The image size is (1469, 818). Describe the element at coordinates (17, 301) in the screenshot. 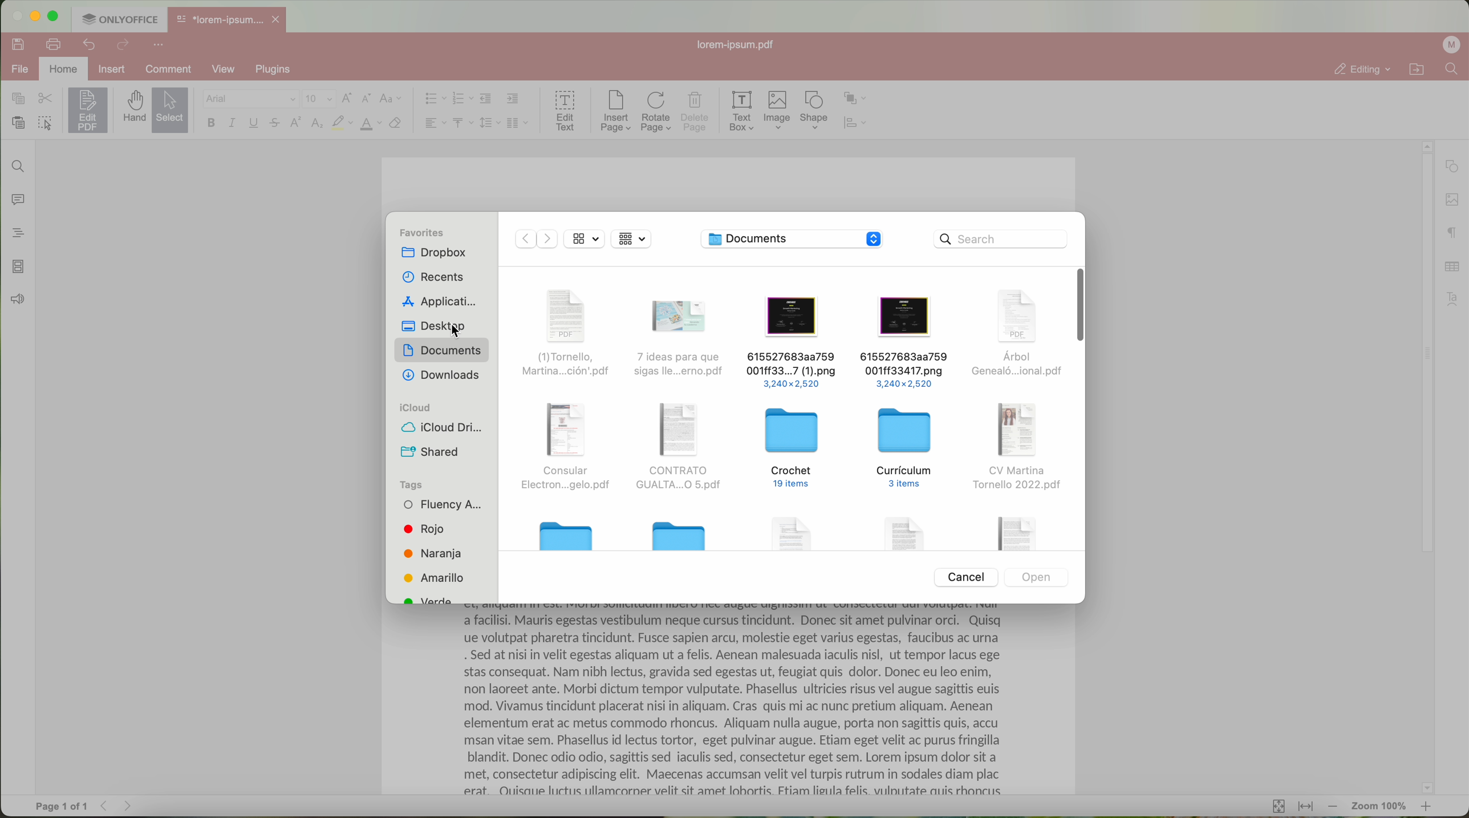

I see `feedback & support` at that location.